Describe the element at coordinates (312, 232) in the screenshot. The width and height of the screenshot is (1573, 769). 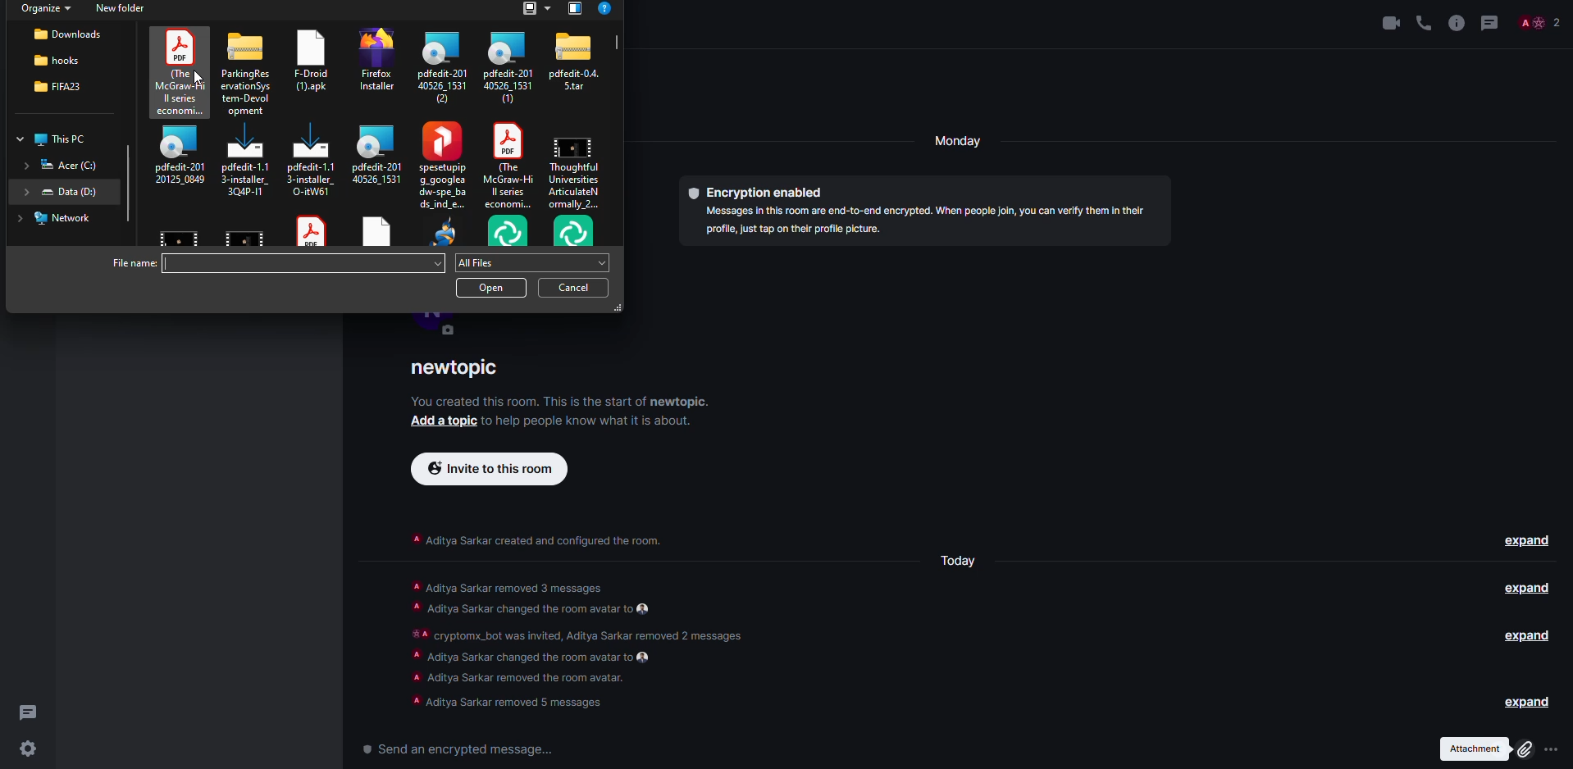
I see `file` at that location.